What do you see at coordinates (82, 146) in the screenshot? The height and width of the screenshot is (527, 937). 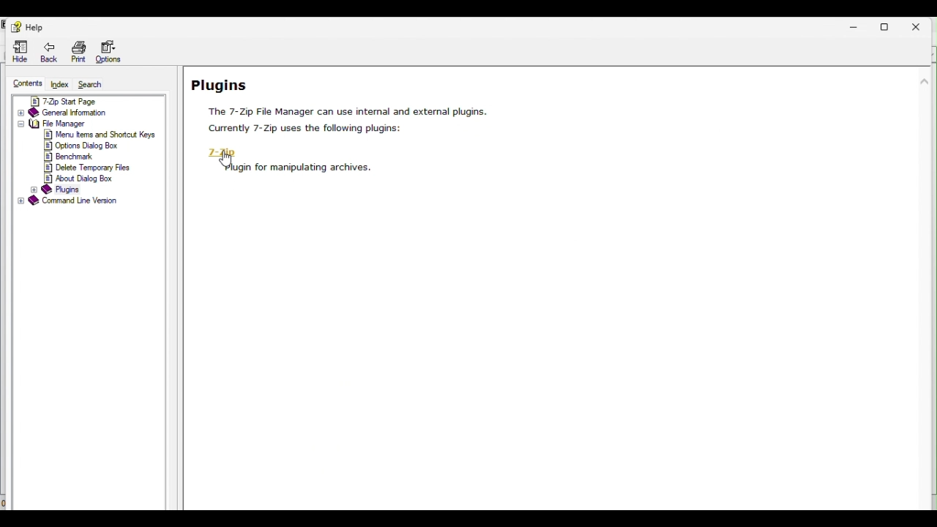 I see `options` at bounding box center [82, 146].